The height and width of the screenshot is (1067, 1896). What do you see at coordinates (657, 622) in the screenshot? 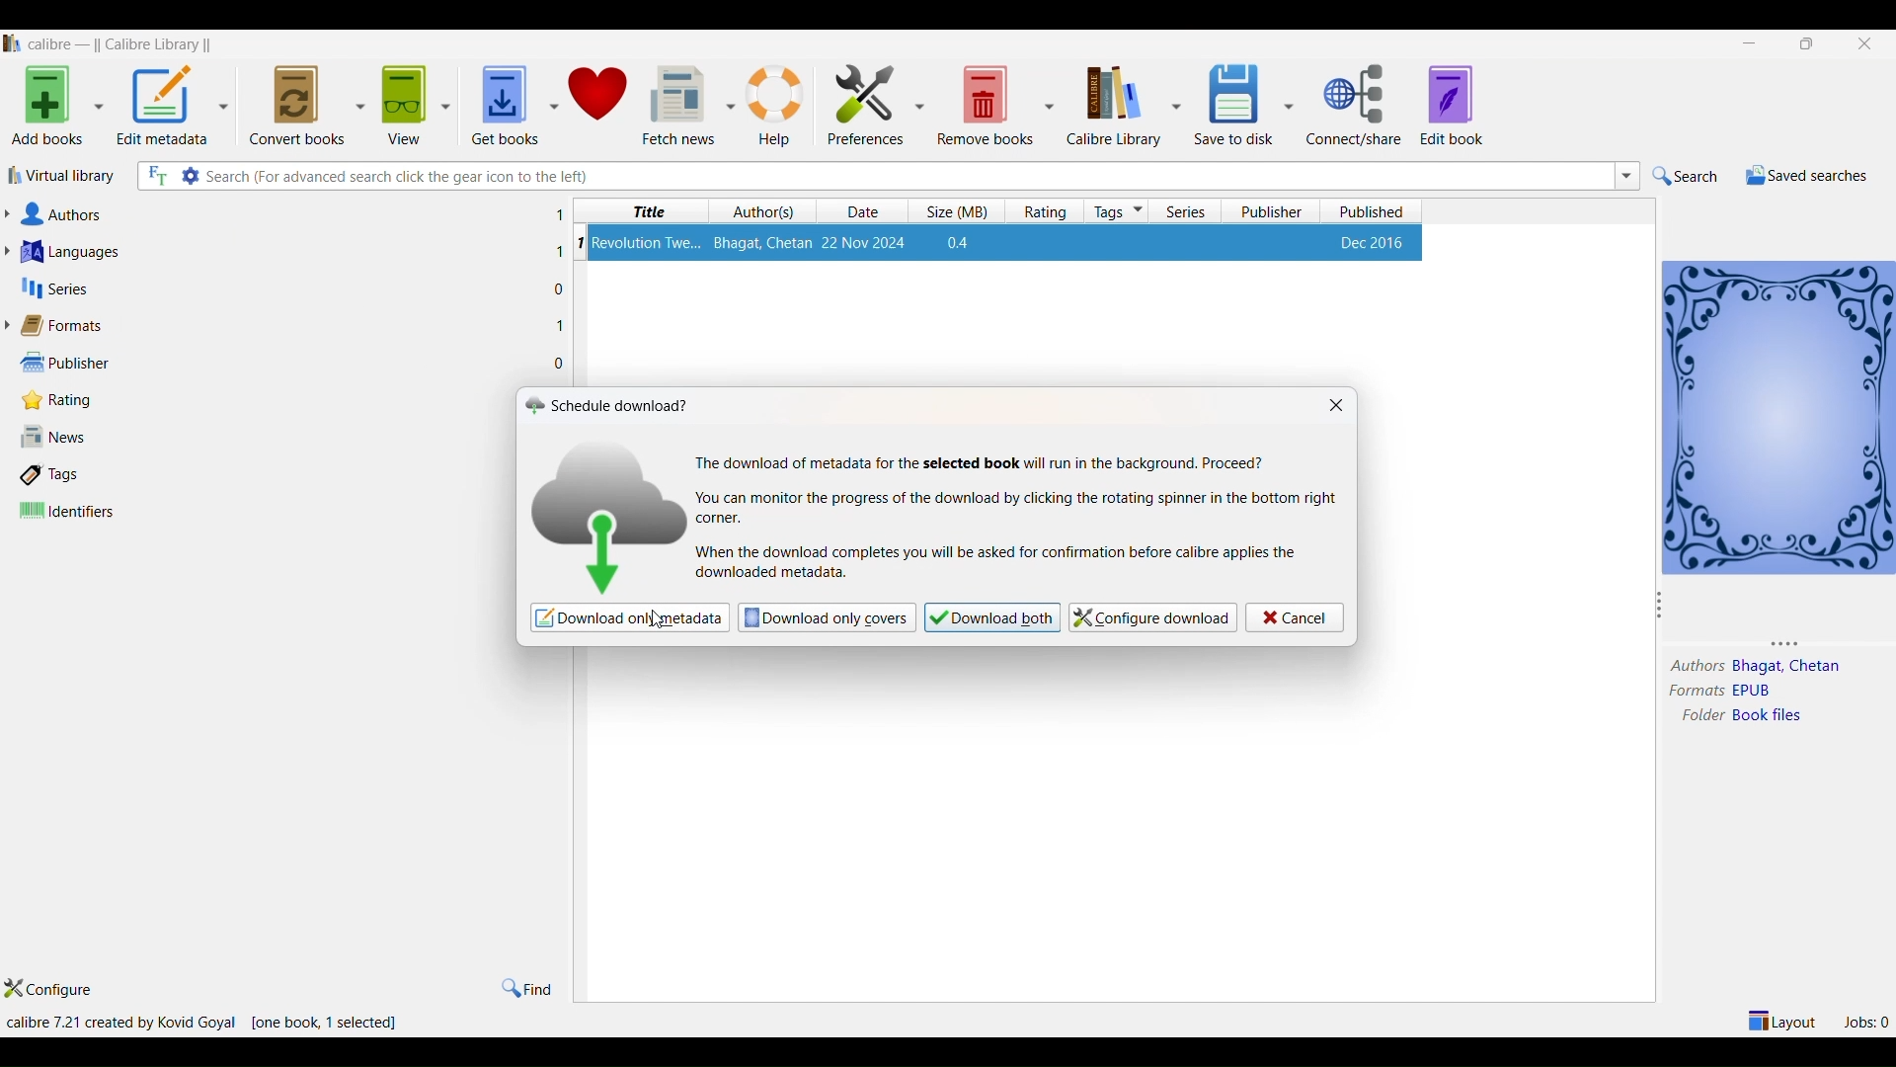
I see `cursor` at bounding box center [657, 622].